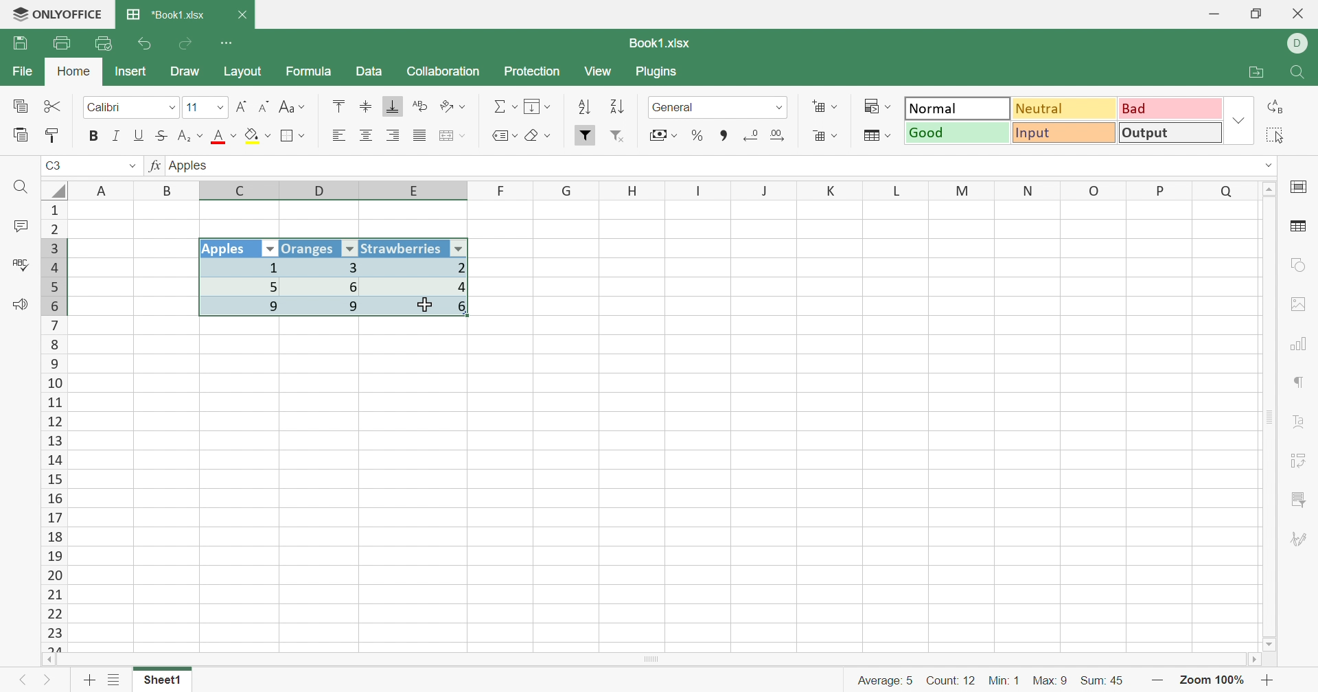 The width and height of the screenshot is (1318, 692). Describe the element at coordinates (89, 680) in the screenshot. I see `Add sheet` at that location.